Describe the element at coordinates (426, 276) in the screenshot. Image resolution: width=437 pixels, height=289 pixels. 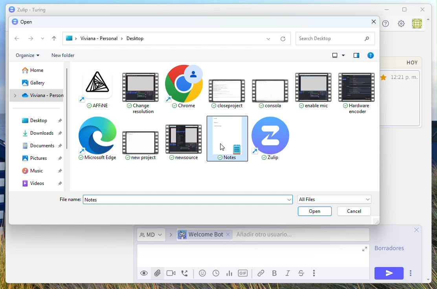
I see `page down` at that location.